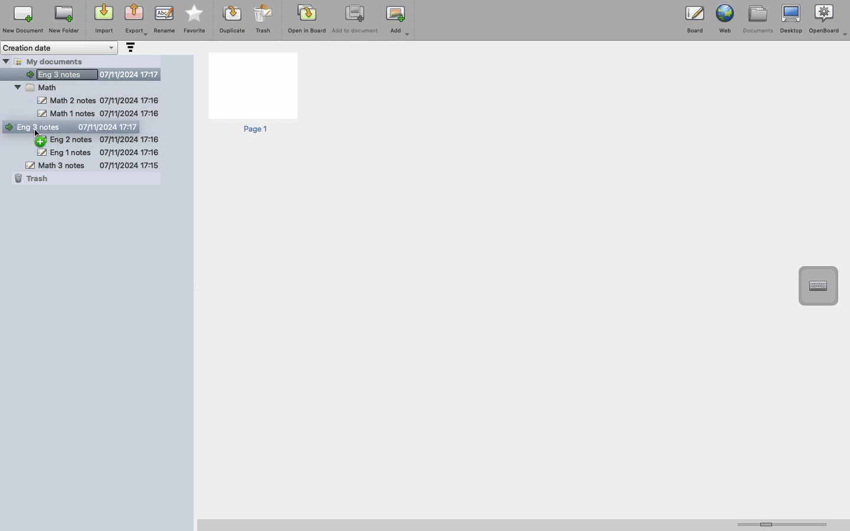 This screenshot has width=850, height=531. Describe the element at coordinates (399, 21) in the screenshot. I see `Ad` at that location.